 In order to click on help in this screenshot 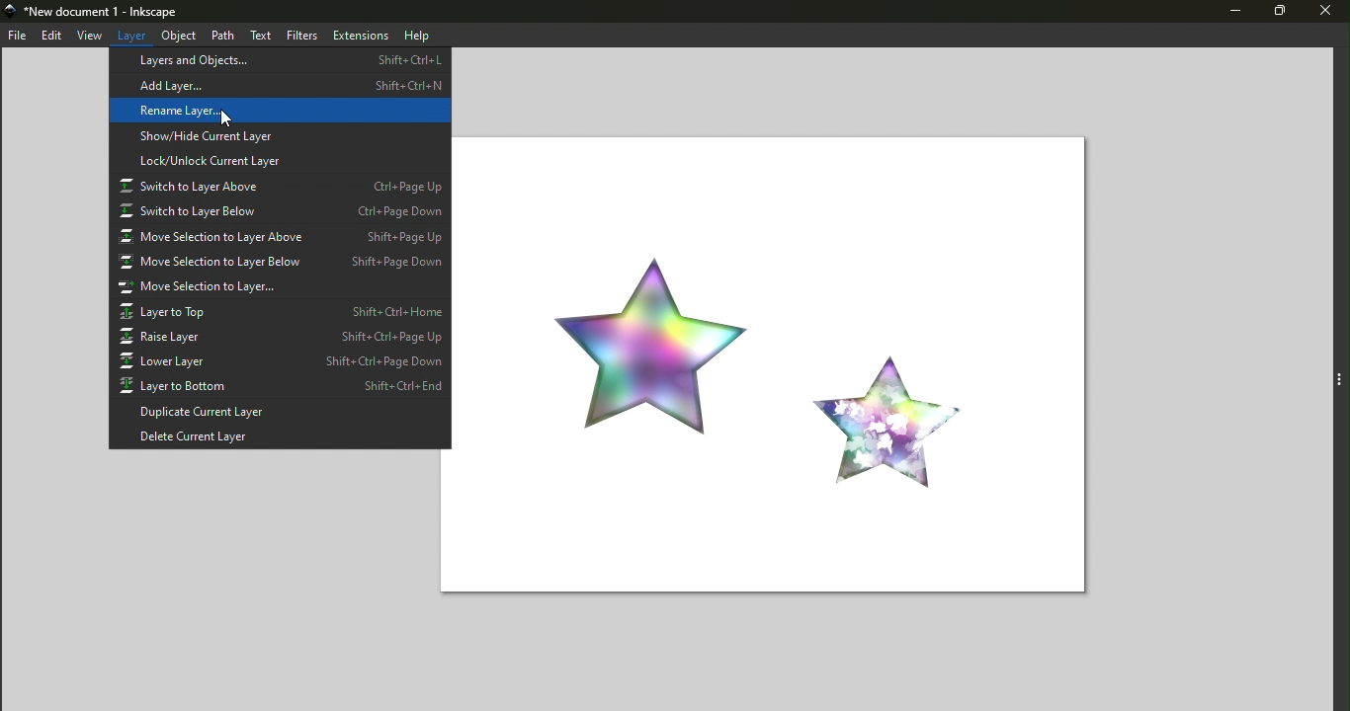, I will do `click(414, 34)`.